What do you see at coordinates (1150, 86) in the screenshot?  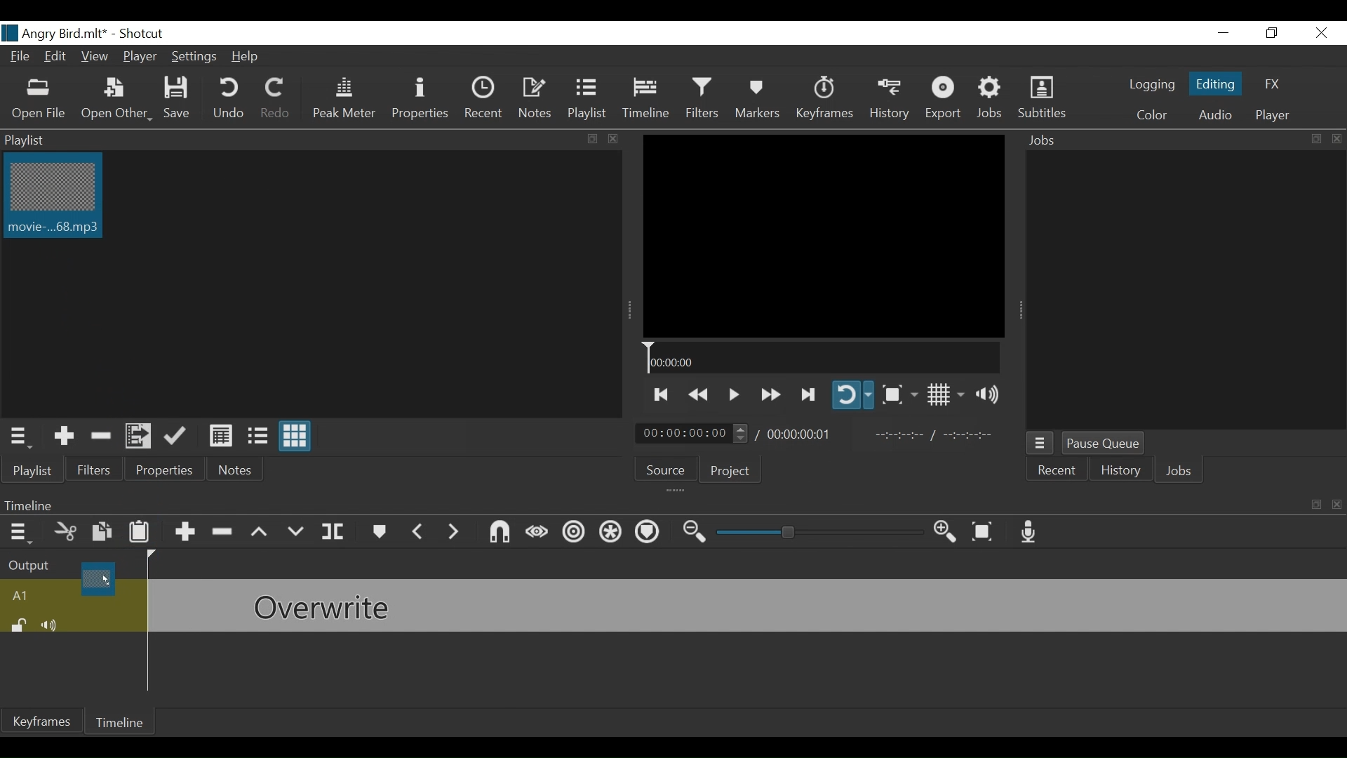 I see `logging` at bounding box center [1150, 86].